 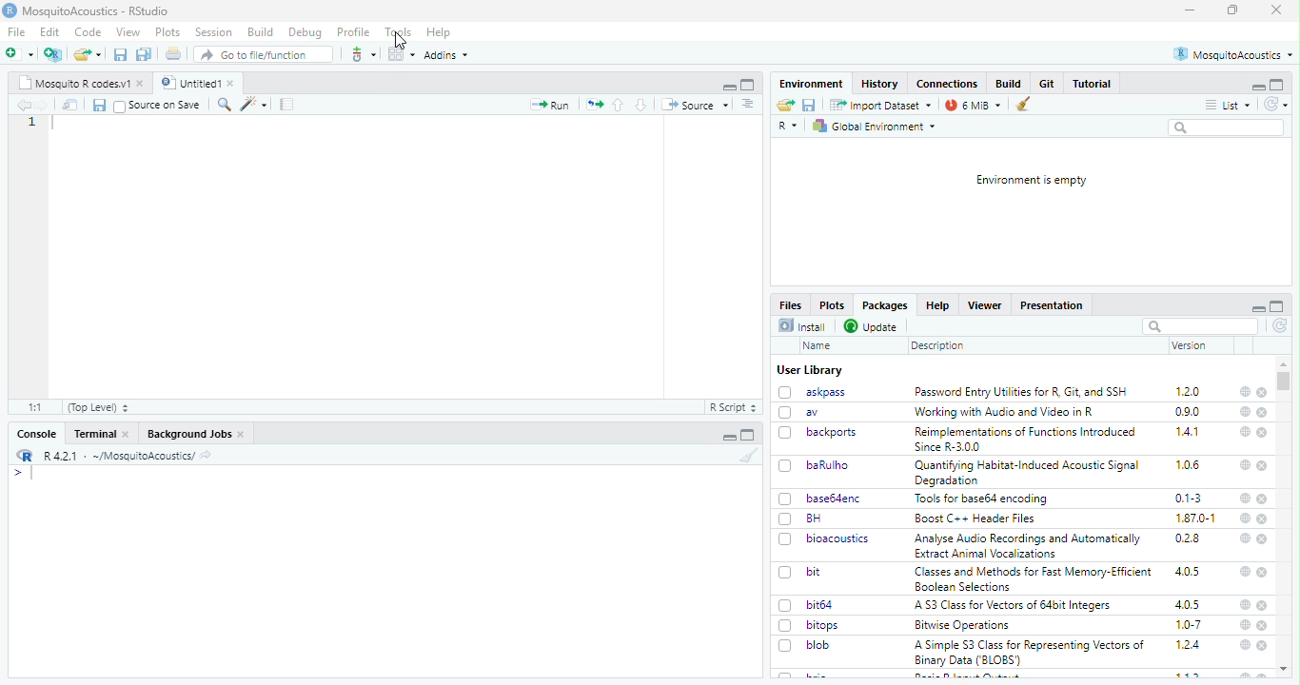 What do you see at coordinates (1277, 10) in the screenshot?
I see `close` at bounding box center [1277, 10].